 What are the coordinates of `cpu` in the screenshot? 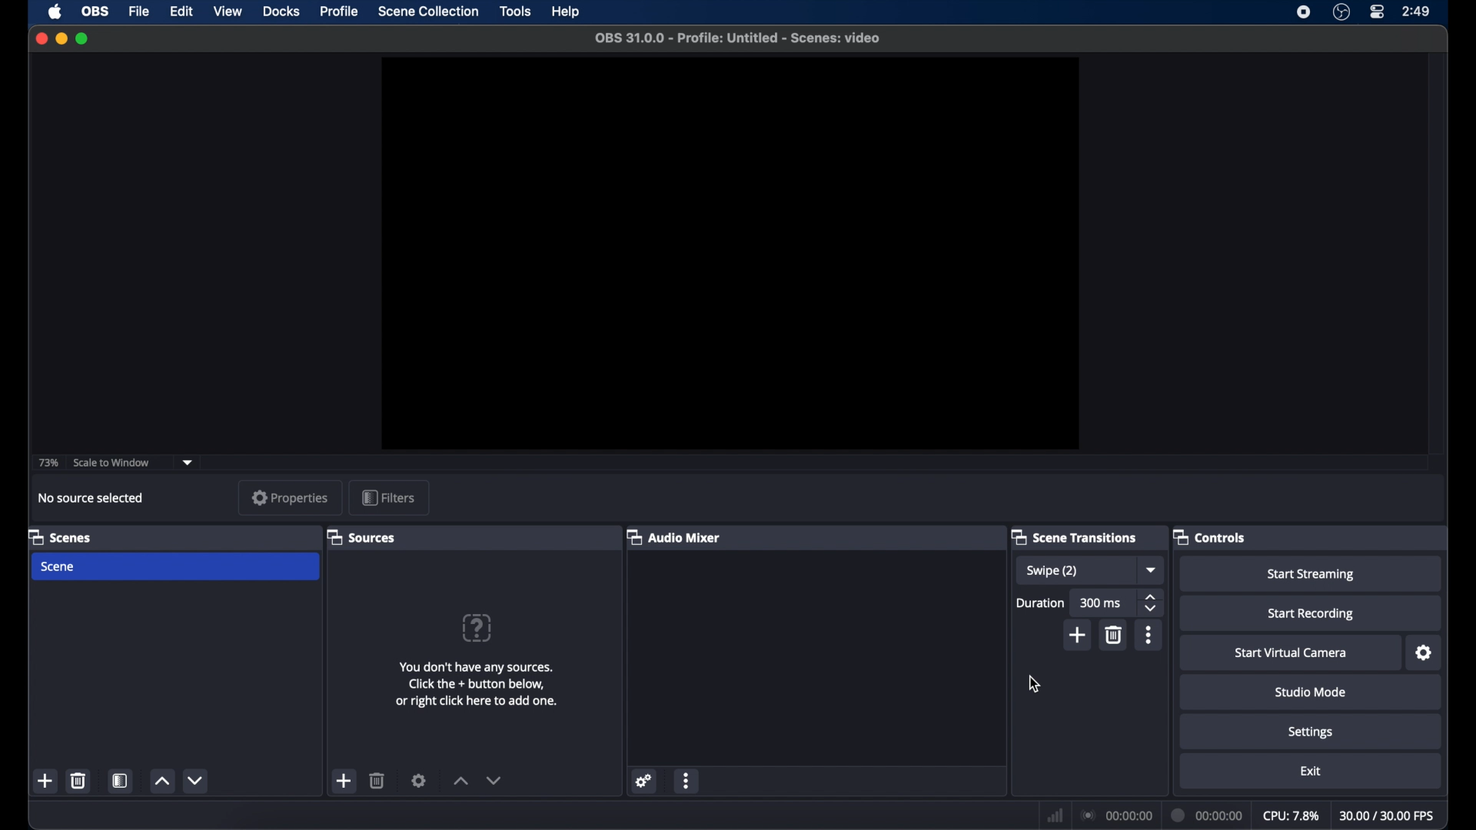 It's located at (1290, 816).